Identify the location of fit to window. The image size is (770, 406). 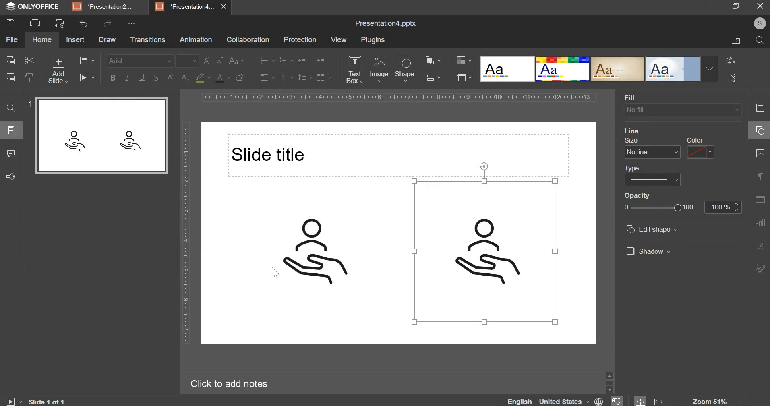
(641, 401).